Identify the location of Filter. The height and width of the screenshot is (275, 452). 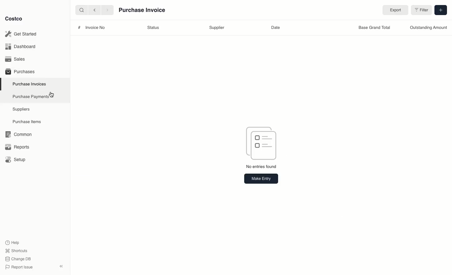
(421, 11).